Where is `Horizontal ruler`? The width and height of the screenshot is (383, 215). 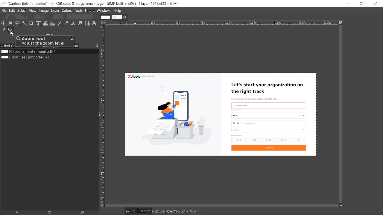 Horizontal ruler is located at coordinates (221, 23).